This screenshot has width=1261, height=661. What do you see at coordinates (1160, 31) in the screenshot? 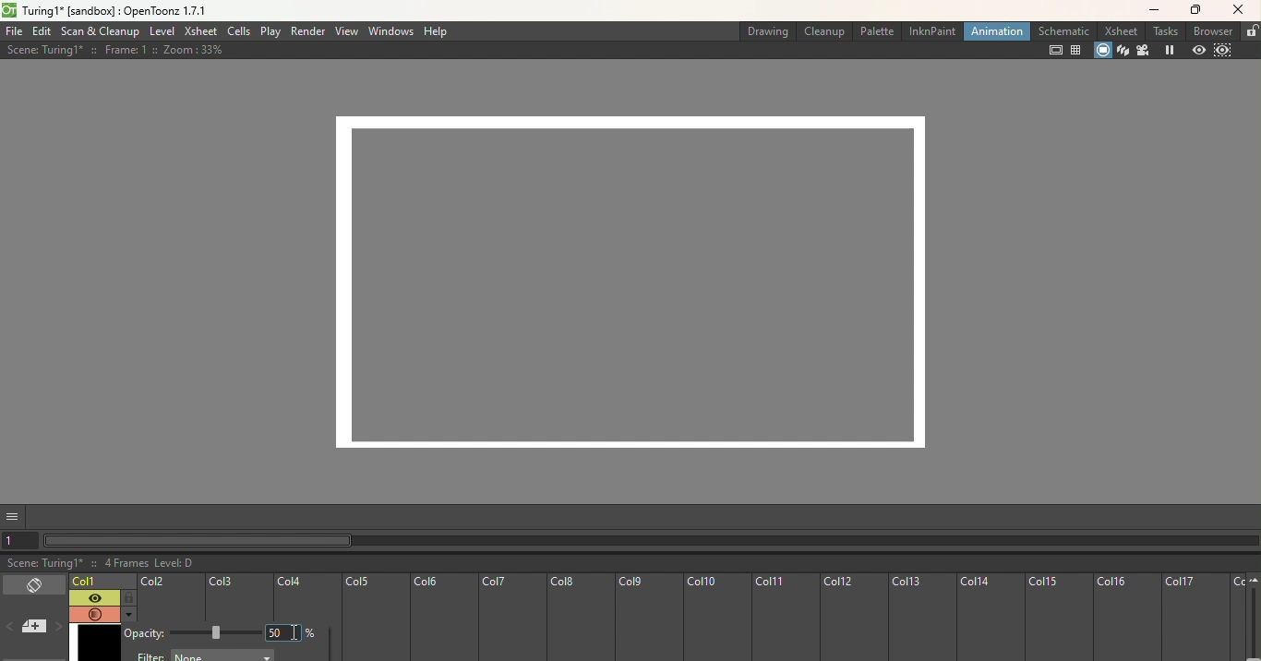
I see `Tasks` at bounding box center [1160, 31].